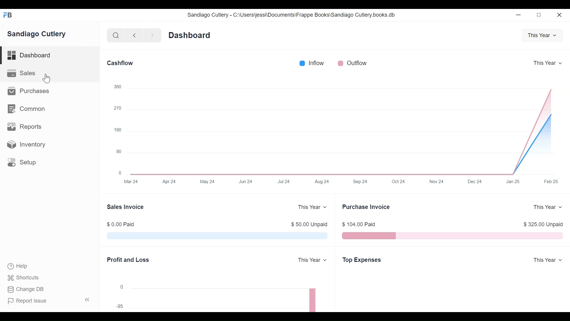  Describe the element at coordinates (284, 181) in the screenshot. I see `Jul 24` at that location.